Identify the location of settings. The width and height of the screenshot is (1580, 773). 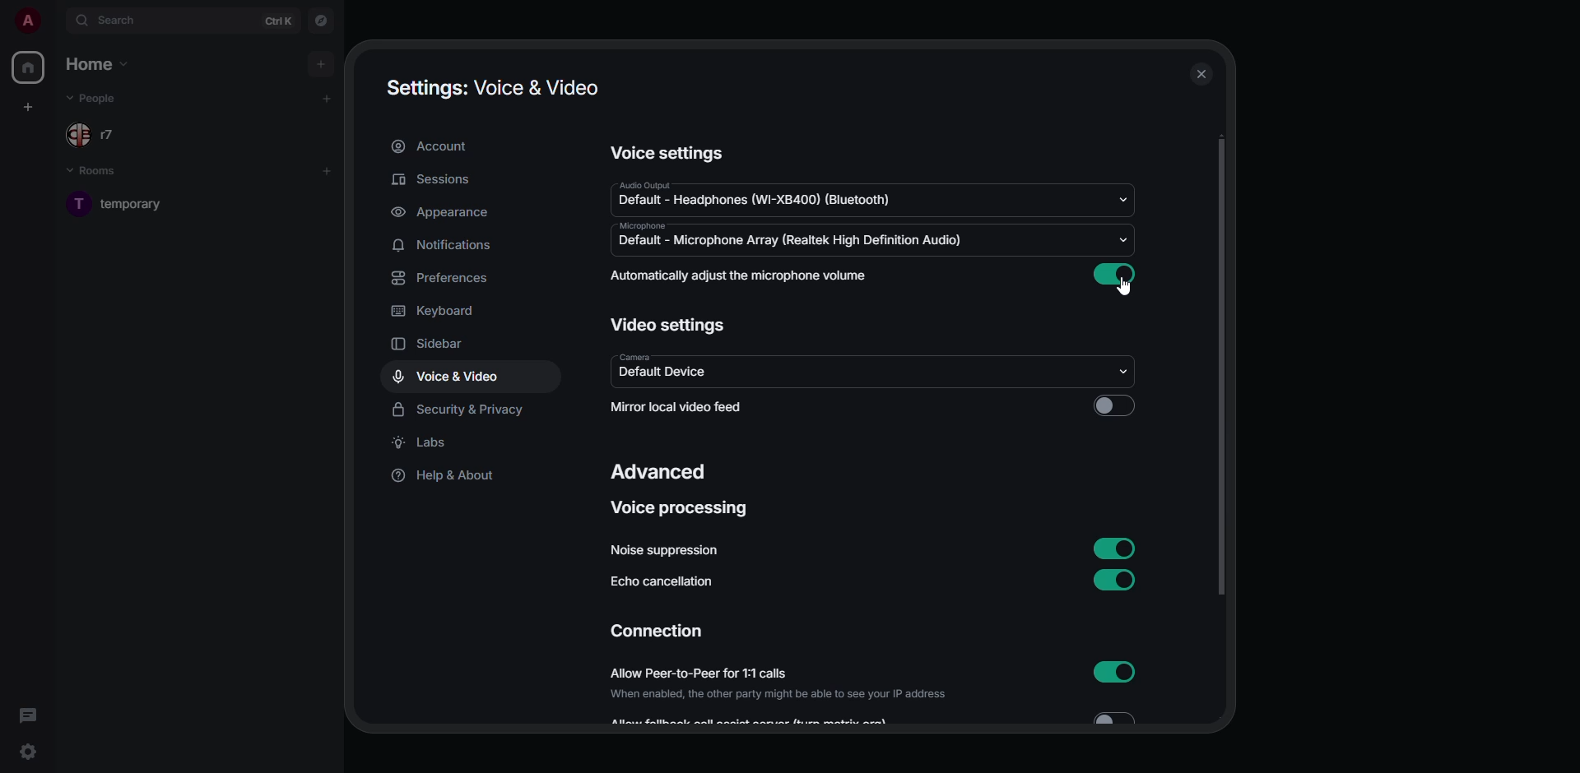
(28, 752).